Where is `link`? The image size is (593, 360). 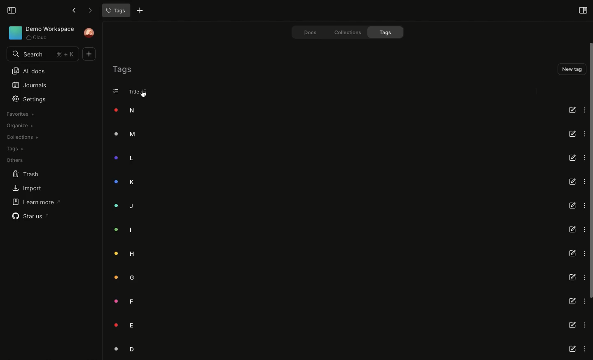
link is located at coordinates (572, 324).